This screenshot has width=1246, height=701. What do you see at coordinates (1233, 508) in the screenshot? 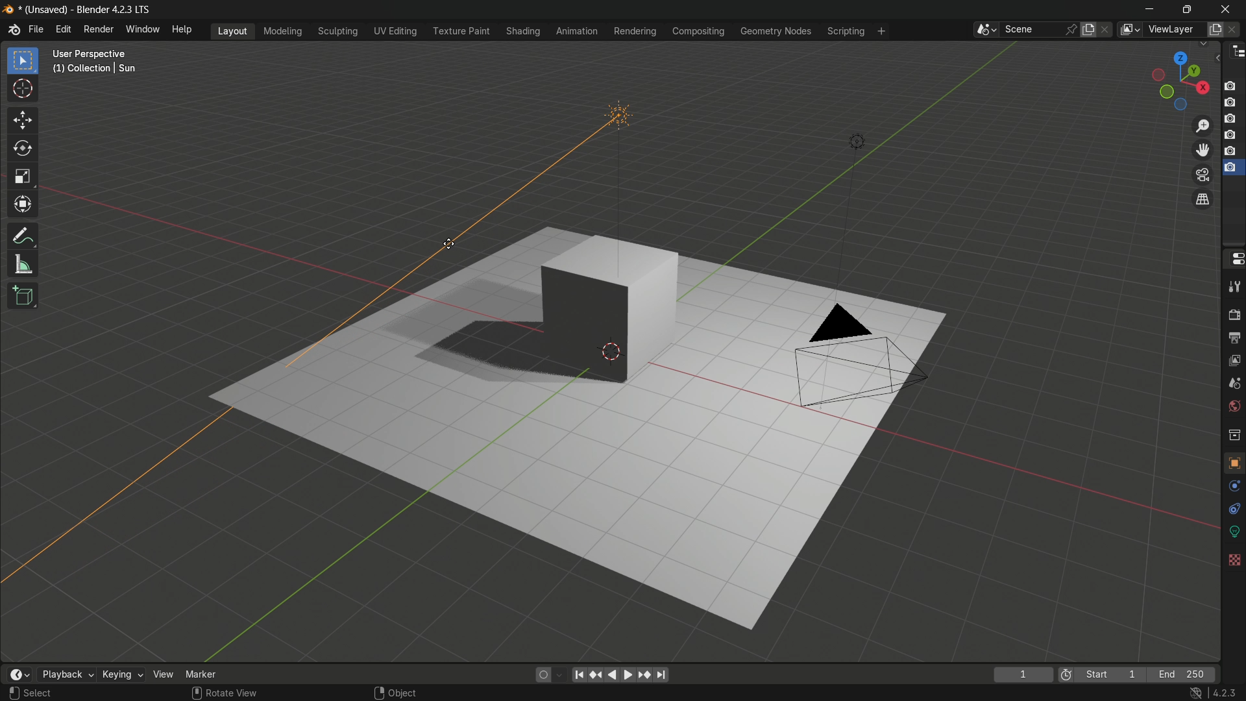
I see `constraints` at bounding box center [1233, 508].